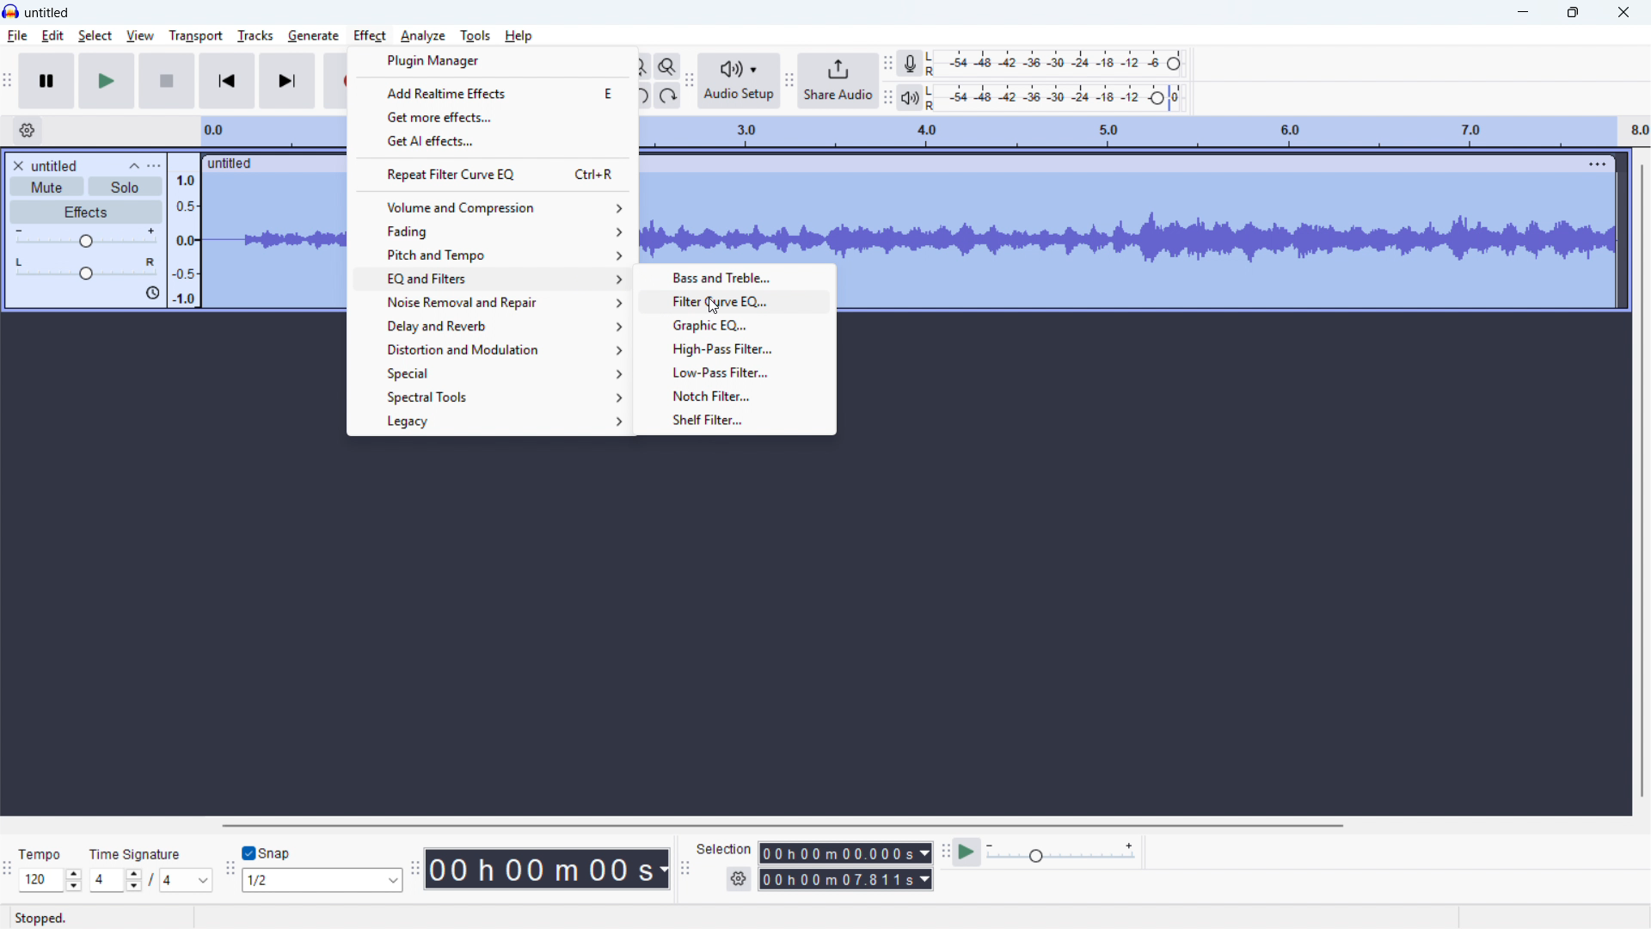 The image size is (1651, 929). Describe the element at coordinates (267, 853) in the screenshot. I see `Toggle snap ` at that location.